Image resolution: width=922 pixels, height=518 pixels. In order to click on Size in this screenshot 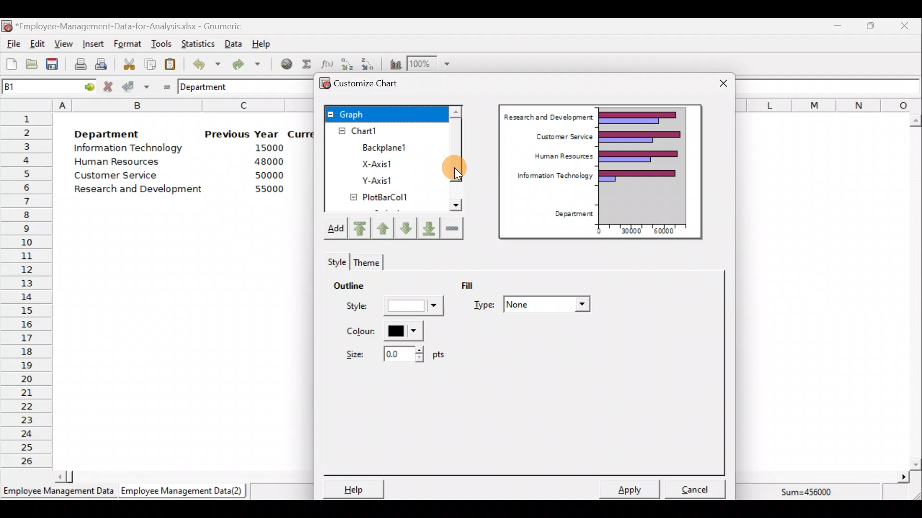, I will do `click(392, 353)`.